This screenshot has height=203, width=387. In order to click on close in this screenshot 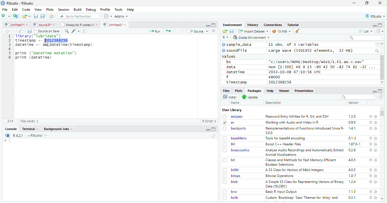, I will do `click(376, 192)`.